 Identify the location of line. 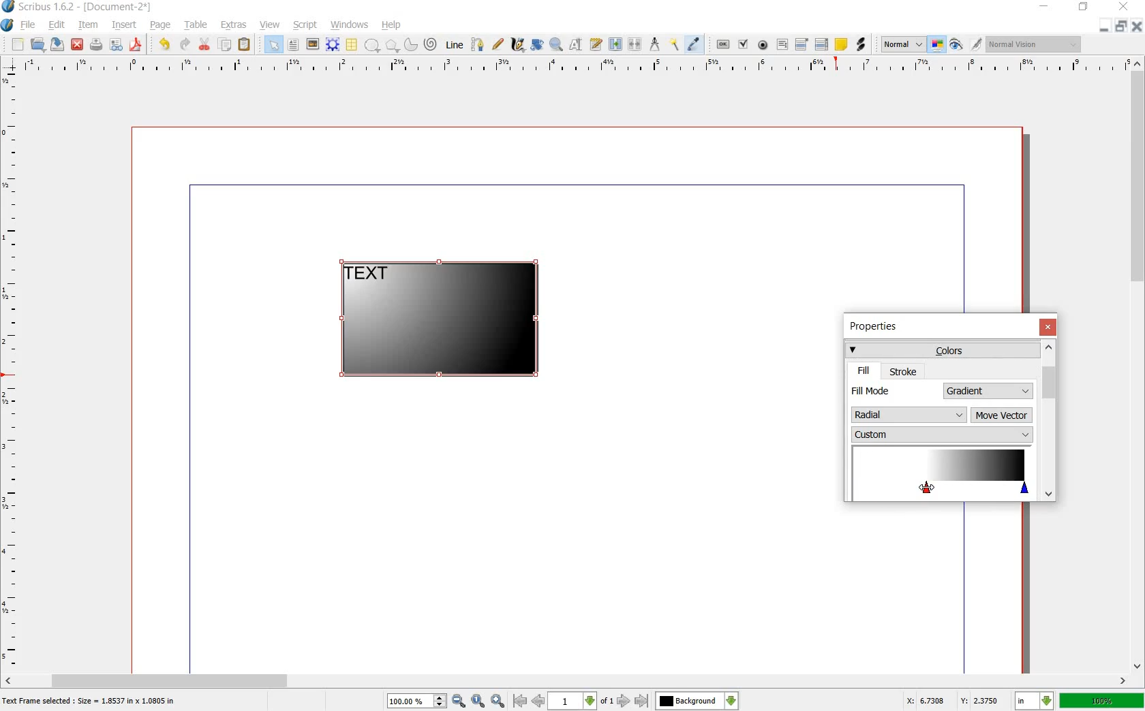
(456, 46).